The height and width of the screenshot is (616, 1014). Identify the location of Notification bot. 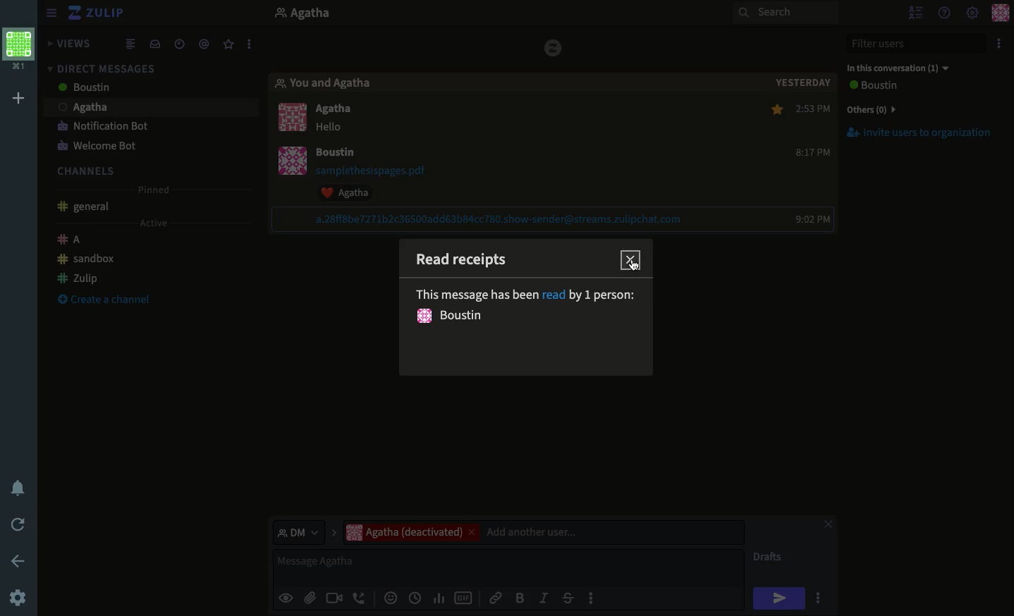
(103, 128).